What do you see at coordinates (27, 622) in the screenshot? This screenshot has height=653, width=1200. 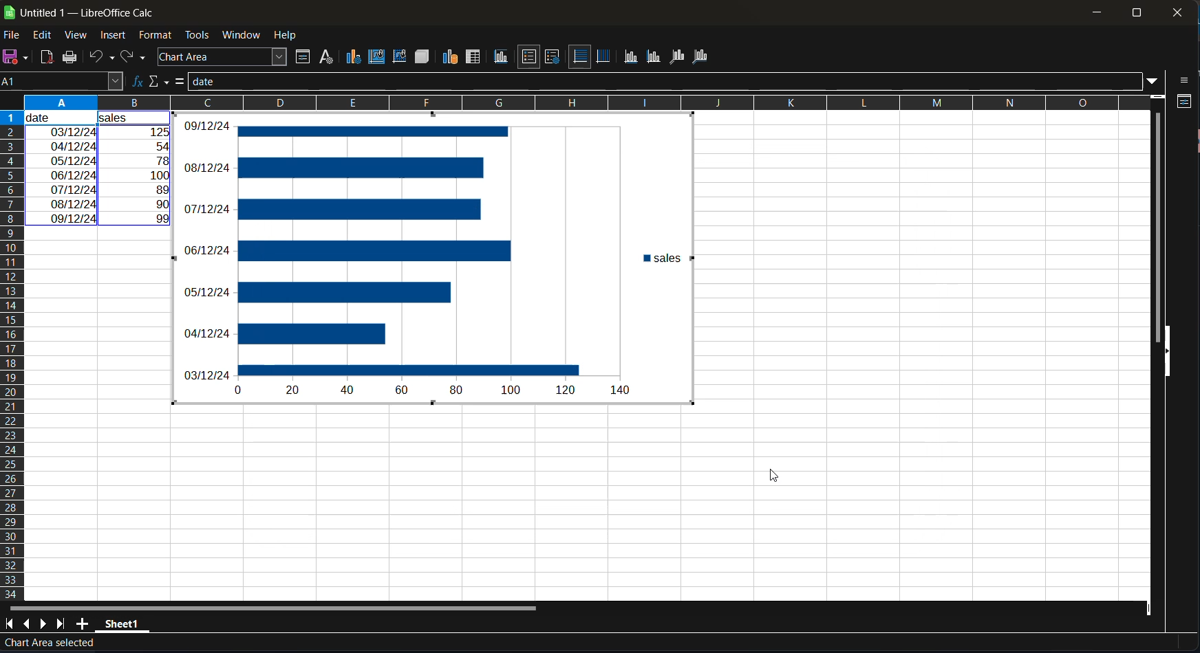 I see `scroll to previous sheet` at bounding box center [27, 622].